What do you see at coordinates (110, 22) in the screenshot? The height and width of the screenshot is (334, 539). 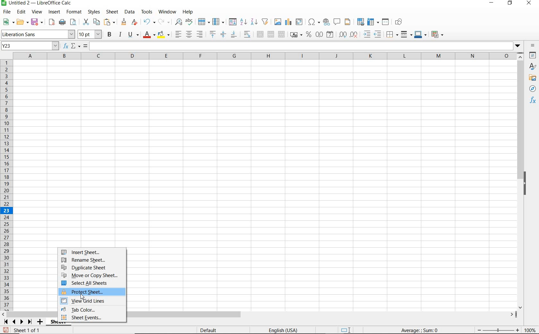 I see `PASTE` at bounding box center [110, 22].